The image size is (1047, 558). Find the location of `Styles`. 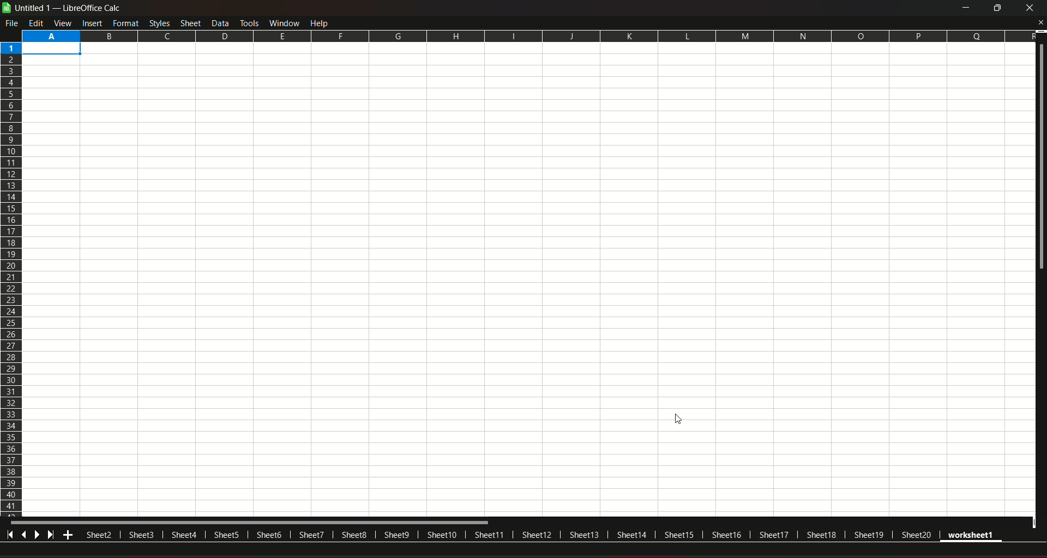

Styles is located at coordinates (159, 23).